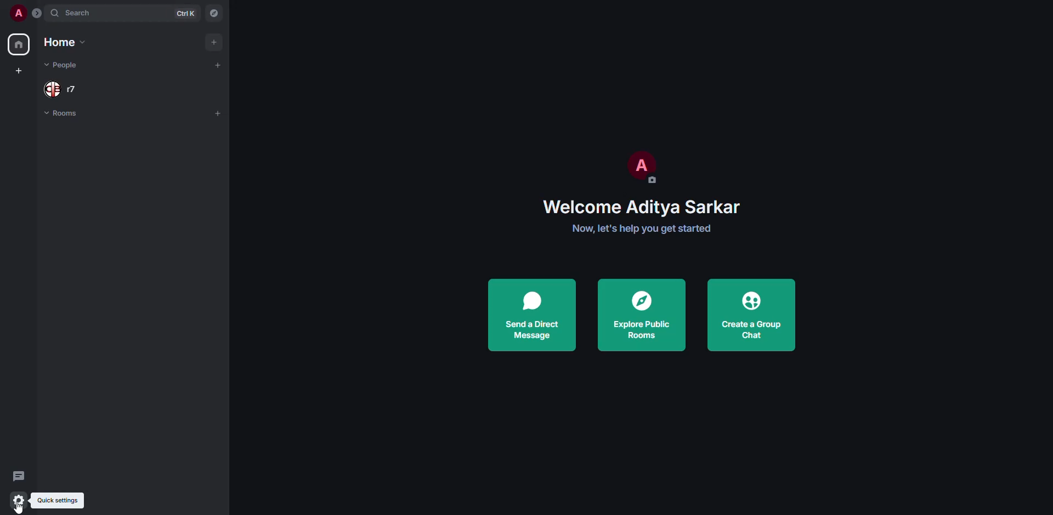  I want to click on rooms, so click(73, 113).